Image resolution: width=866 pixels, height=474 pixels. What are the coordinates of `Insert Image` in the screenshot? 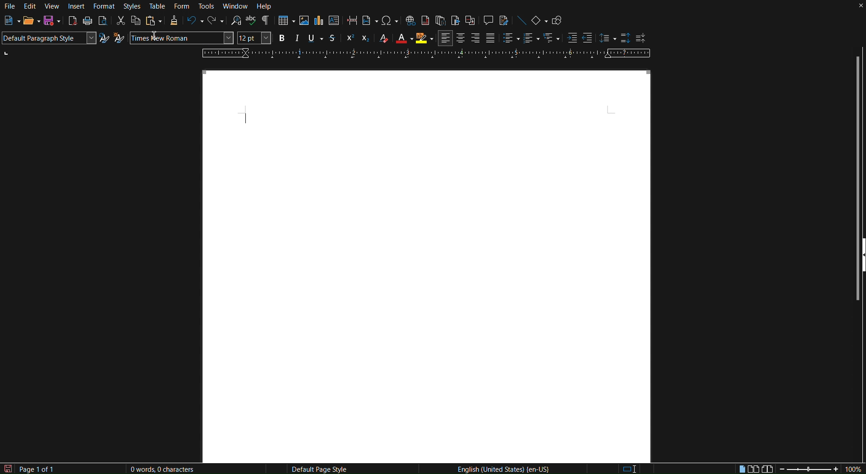 It's located at (304, 21).